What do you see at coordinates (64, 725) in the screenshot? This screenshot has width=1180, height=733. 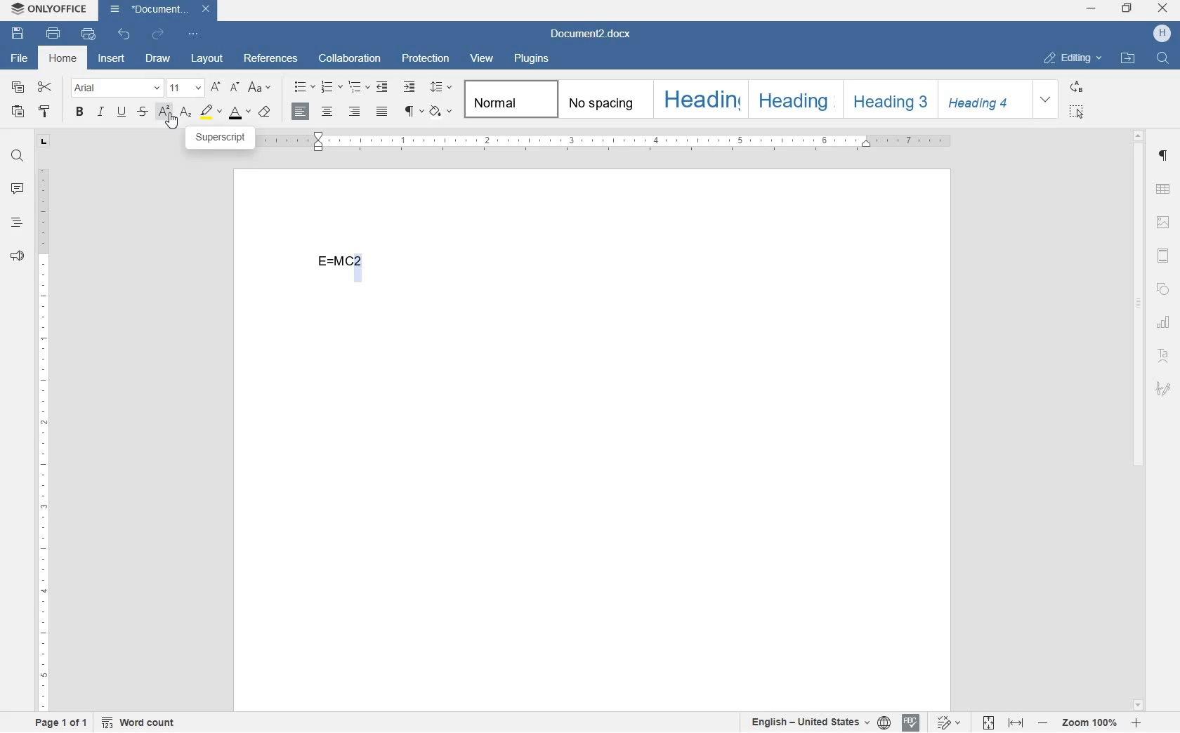 I see `page 1 of 1` at bounding box center [64, 725].